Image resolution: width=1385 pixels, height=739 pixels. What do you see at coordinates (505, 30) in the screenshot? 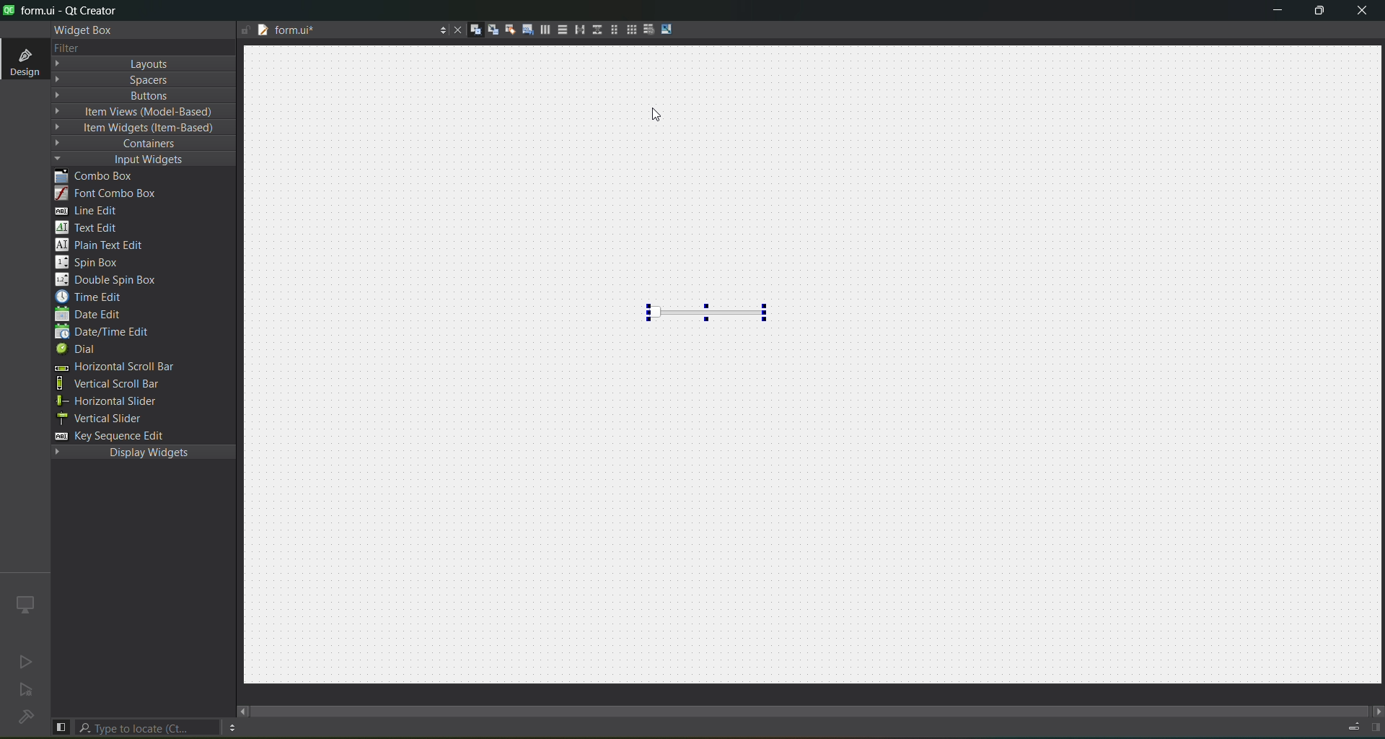
I see `buddies` at bounding box center [505, 30].